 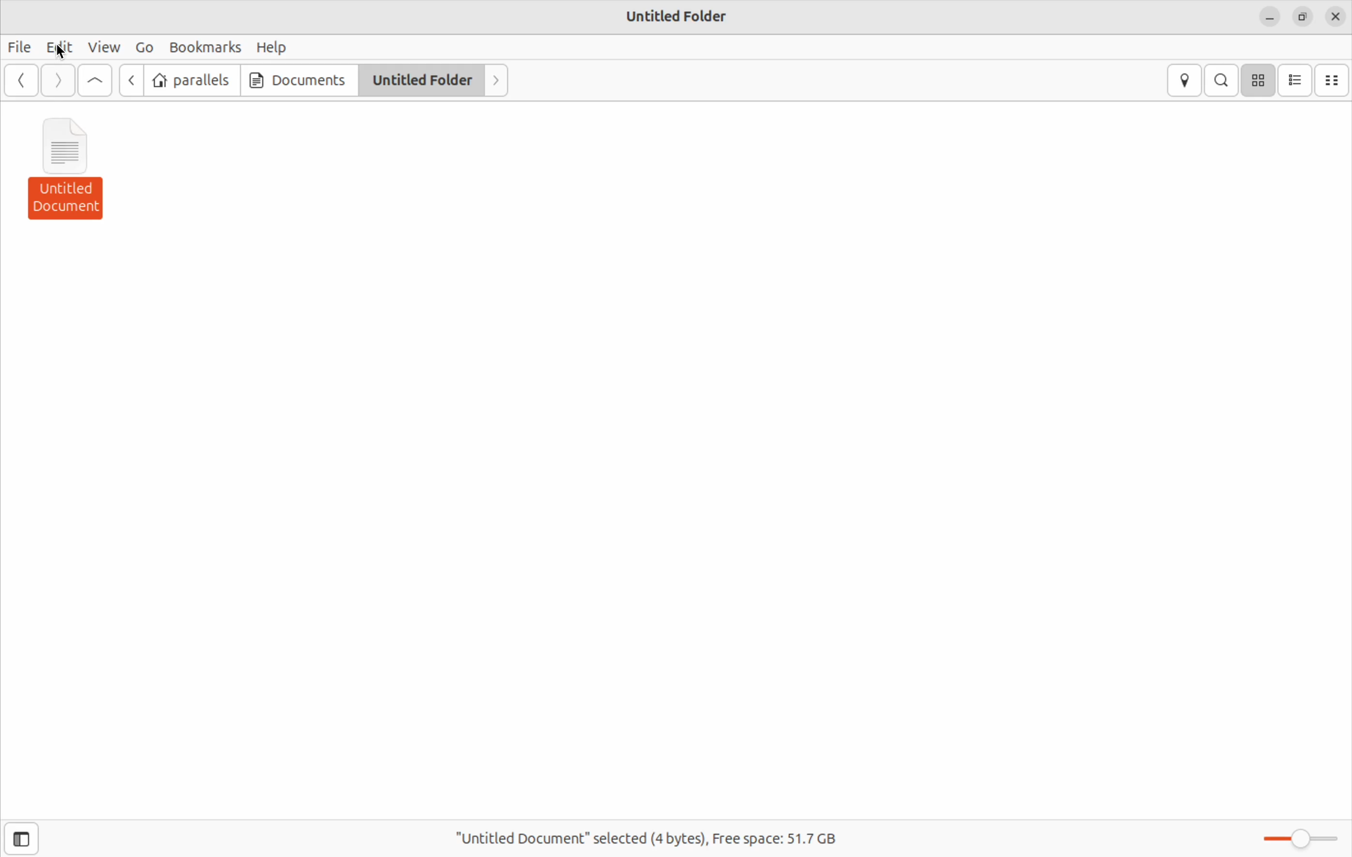 What do you see at coordinates (21, 81) in the screenshot?
I see `backward` at bounding box center [21, 81].